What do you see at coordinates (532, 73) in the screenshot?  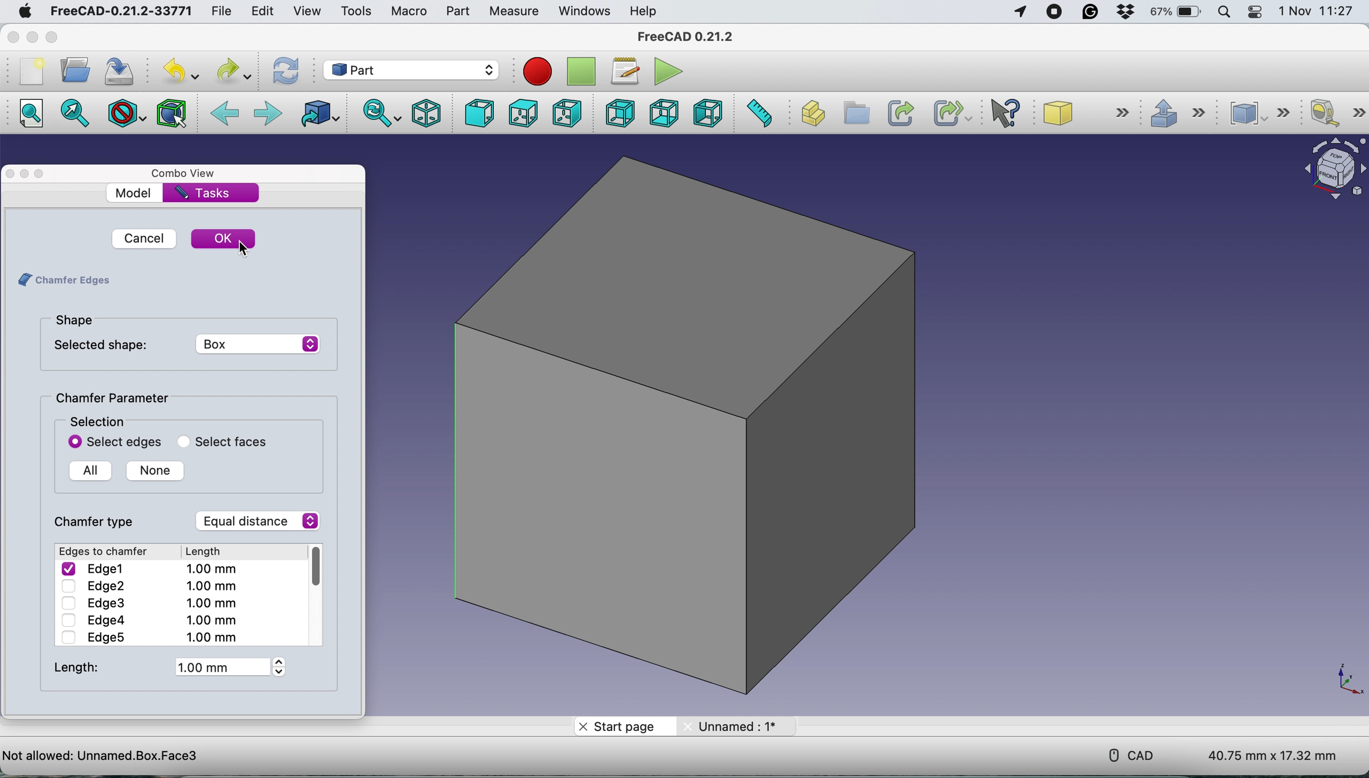 I see `record macros` at bounding box center [532, 73].